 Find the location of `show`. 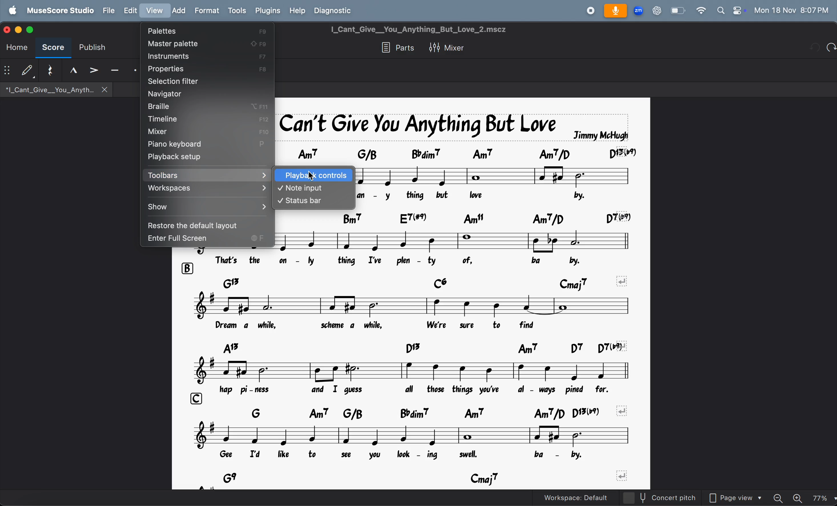

show is located at coordinates (207, 207).